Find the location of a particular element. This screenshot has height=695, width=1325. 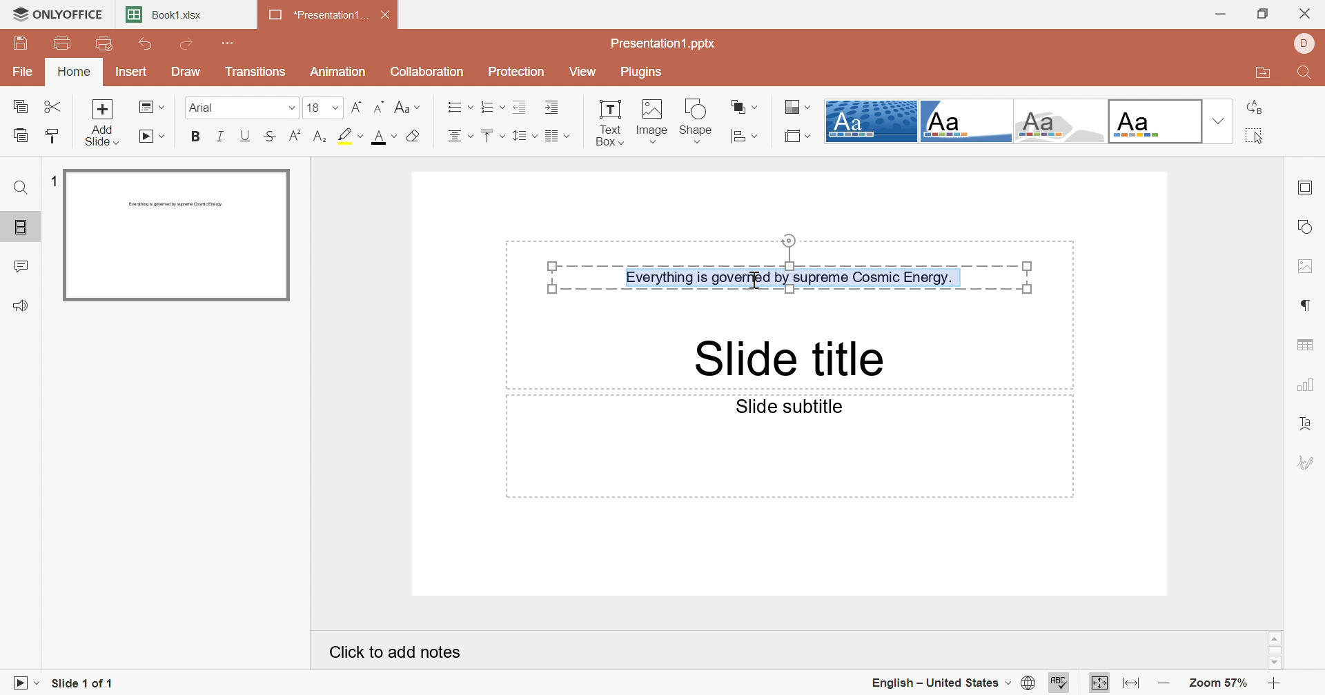

Align shape is located at coordinates (745, 135).